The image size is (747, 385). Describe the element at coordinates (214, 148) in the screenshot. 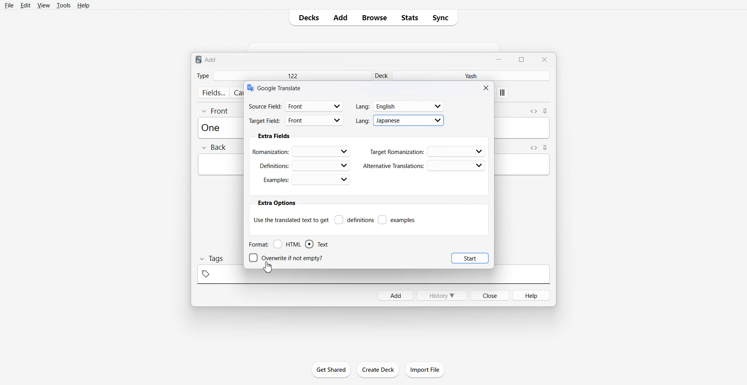

I see `Back` at that location.